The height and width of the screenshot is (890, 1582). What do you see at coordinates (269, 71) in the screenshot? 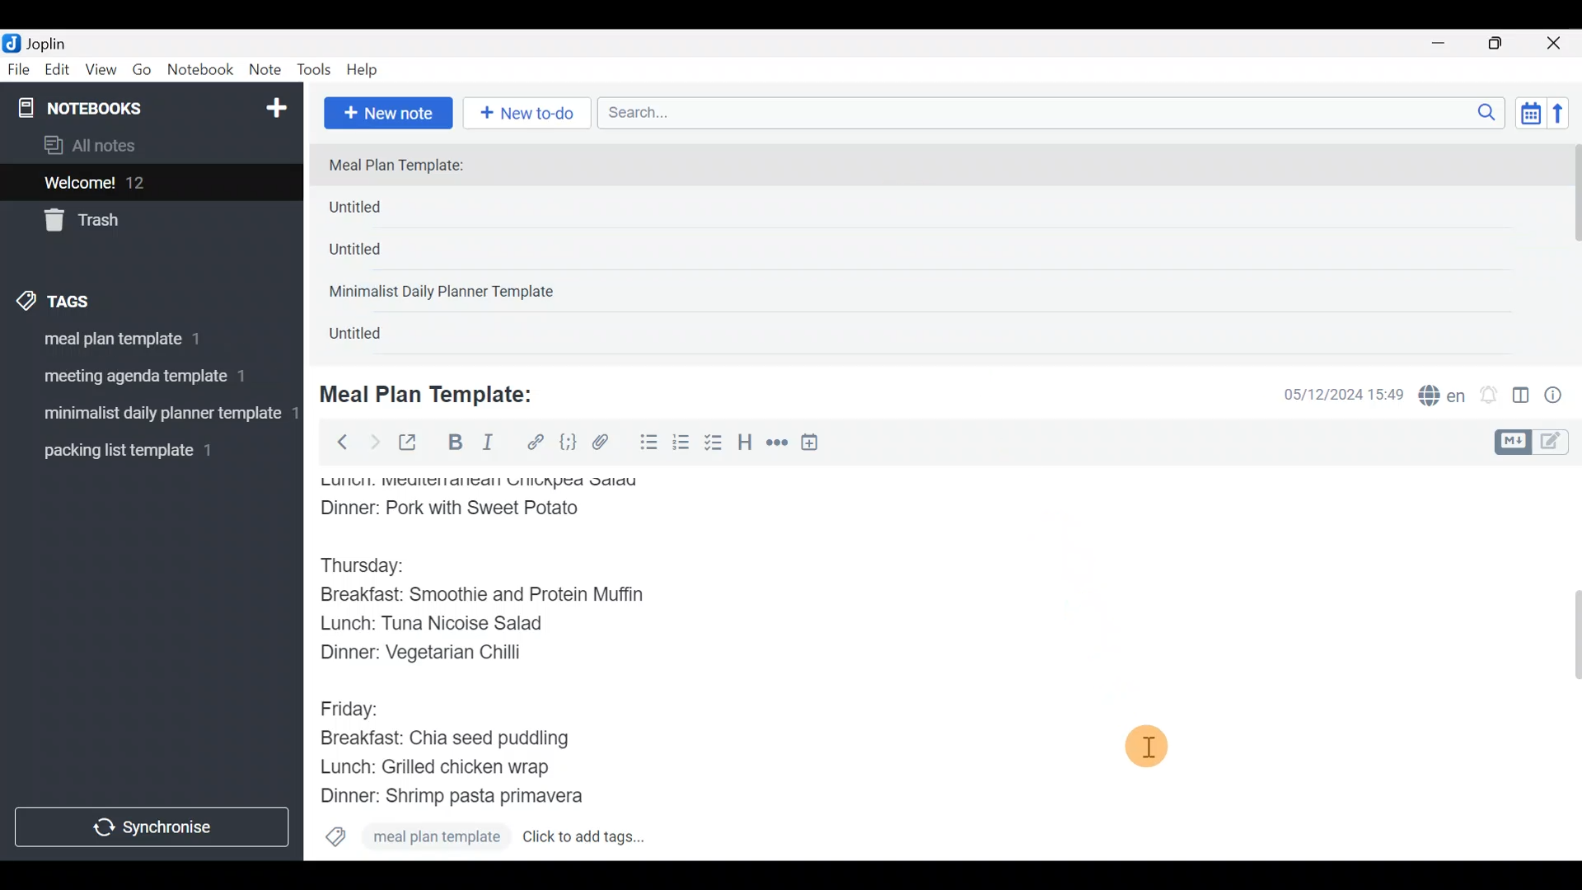
I see `Note` at bounding box center [269, 71].